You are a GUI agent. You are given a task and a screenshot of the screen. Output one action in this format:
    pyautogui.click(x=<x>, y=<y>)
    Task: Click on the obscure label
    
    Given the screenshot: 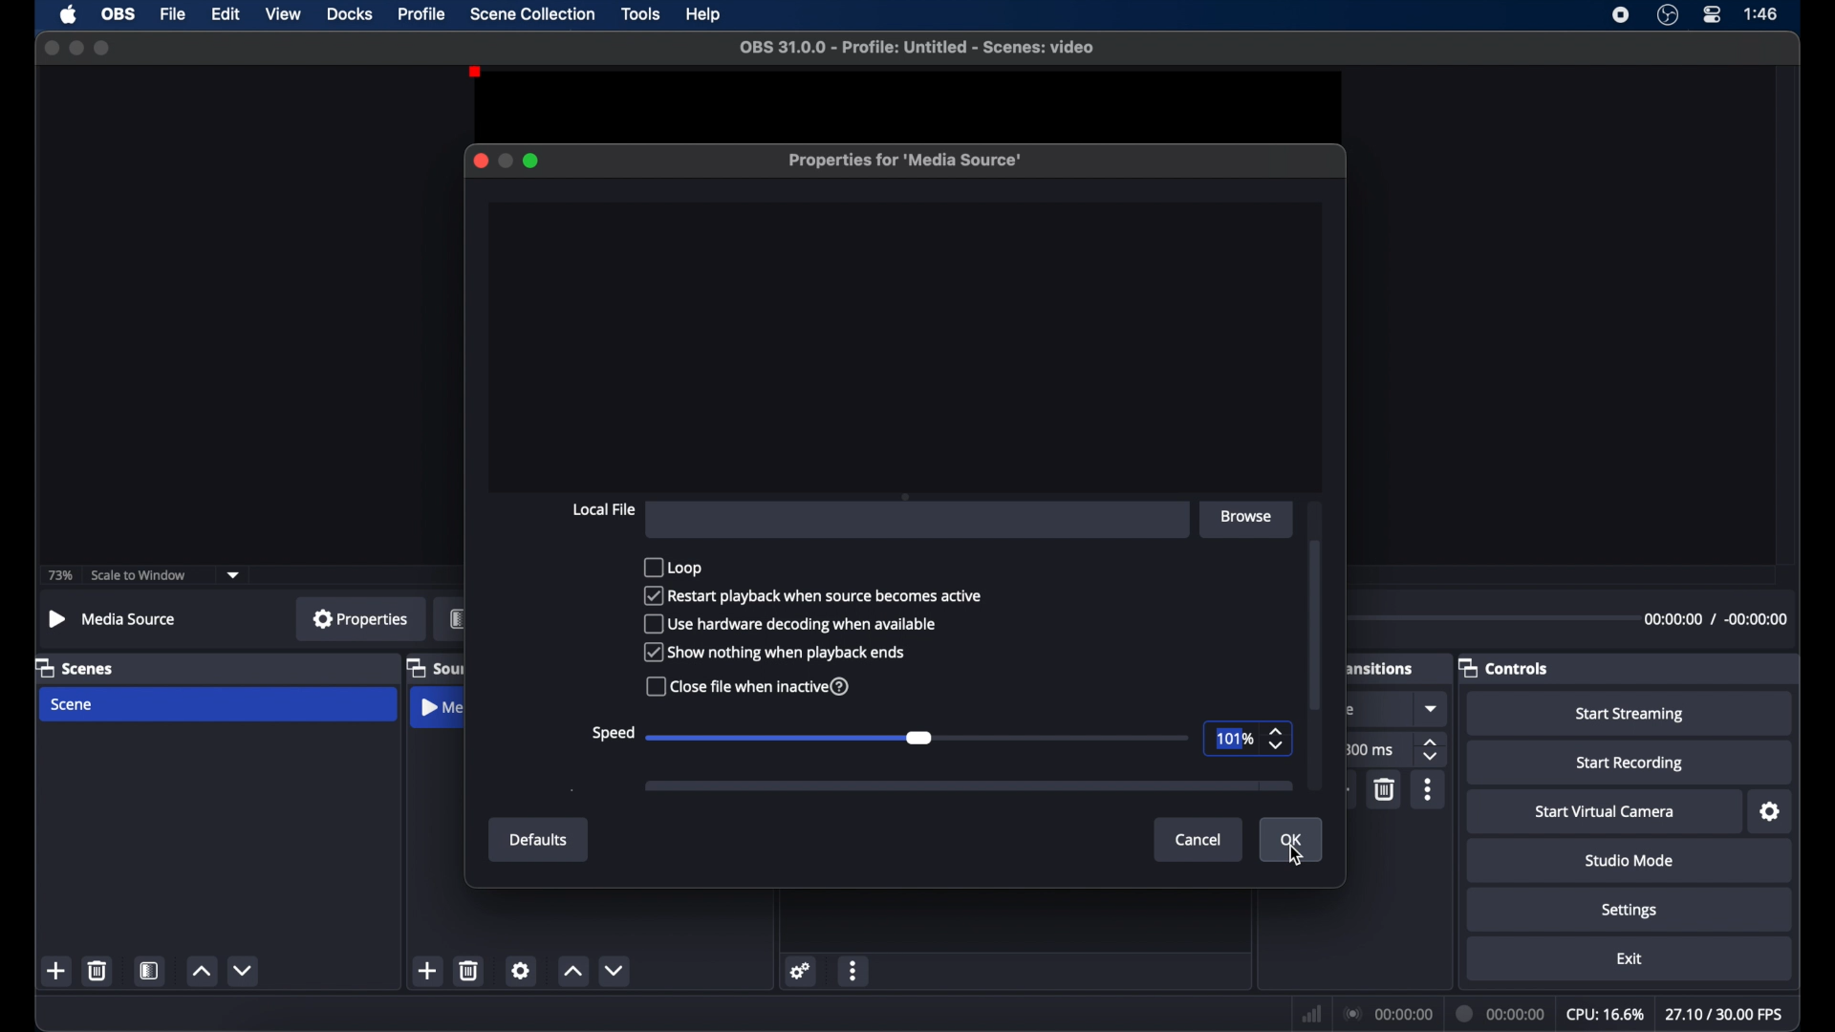 What is the action you would take?
    pyautogui.click(x=437, y=707)
    